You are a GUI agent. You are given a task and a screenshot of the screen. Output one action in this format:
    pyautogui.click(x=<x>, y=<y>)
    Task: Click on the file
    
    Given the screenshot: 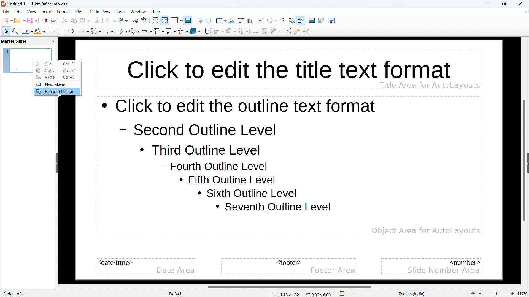 What is the action you would take?
    pyautogui.click(x=6, y=12)
    